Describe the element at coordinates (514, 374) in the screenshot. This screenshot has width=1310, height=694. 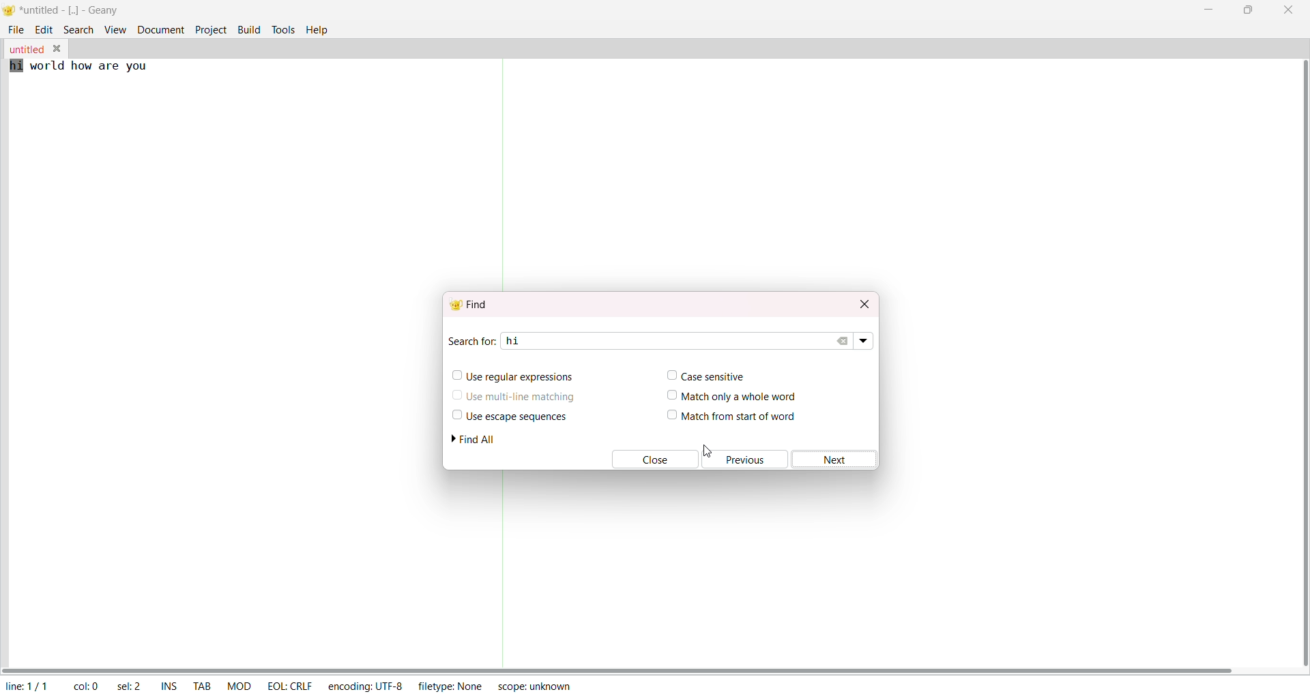
I see `use regular expression` at that location.